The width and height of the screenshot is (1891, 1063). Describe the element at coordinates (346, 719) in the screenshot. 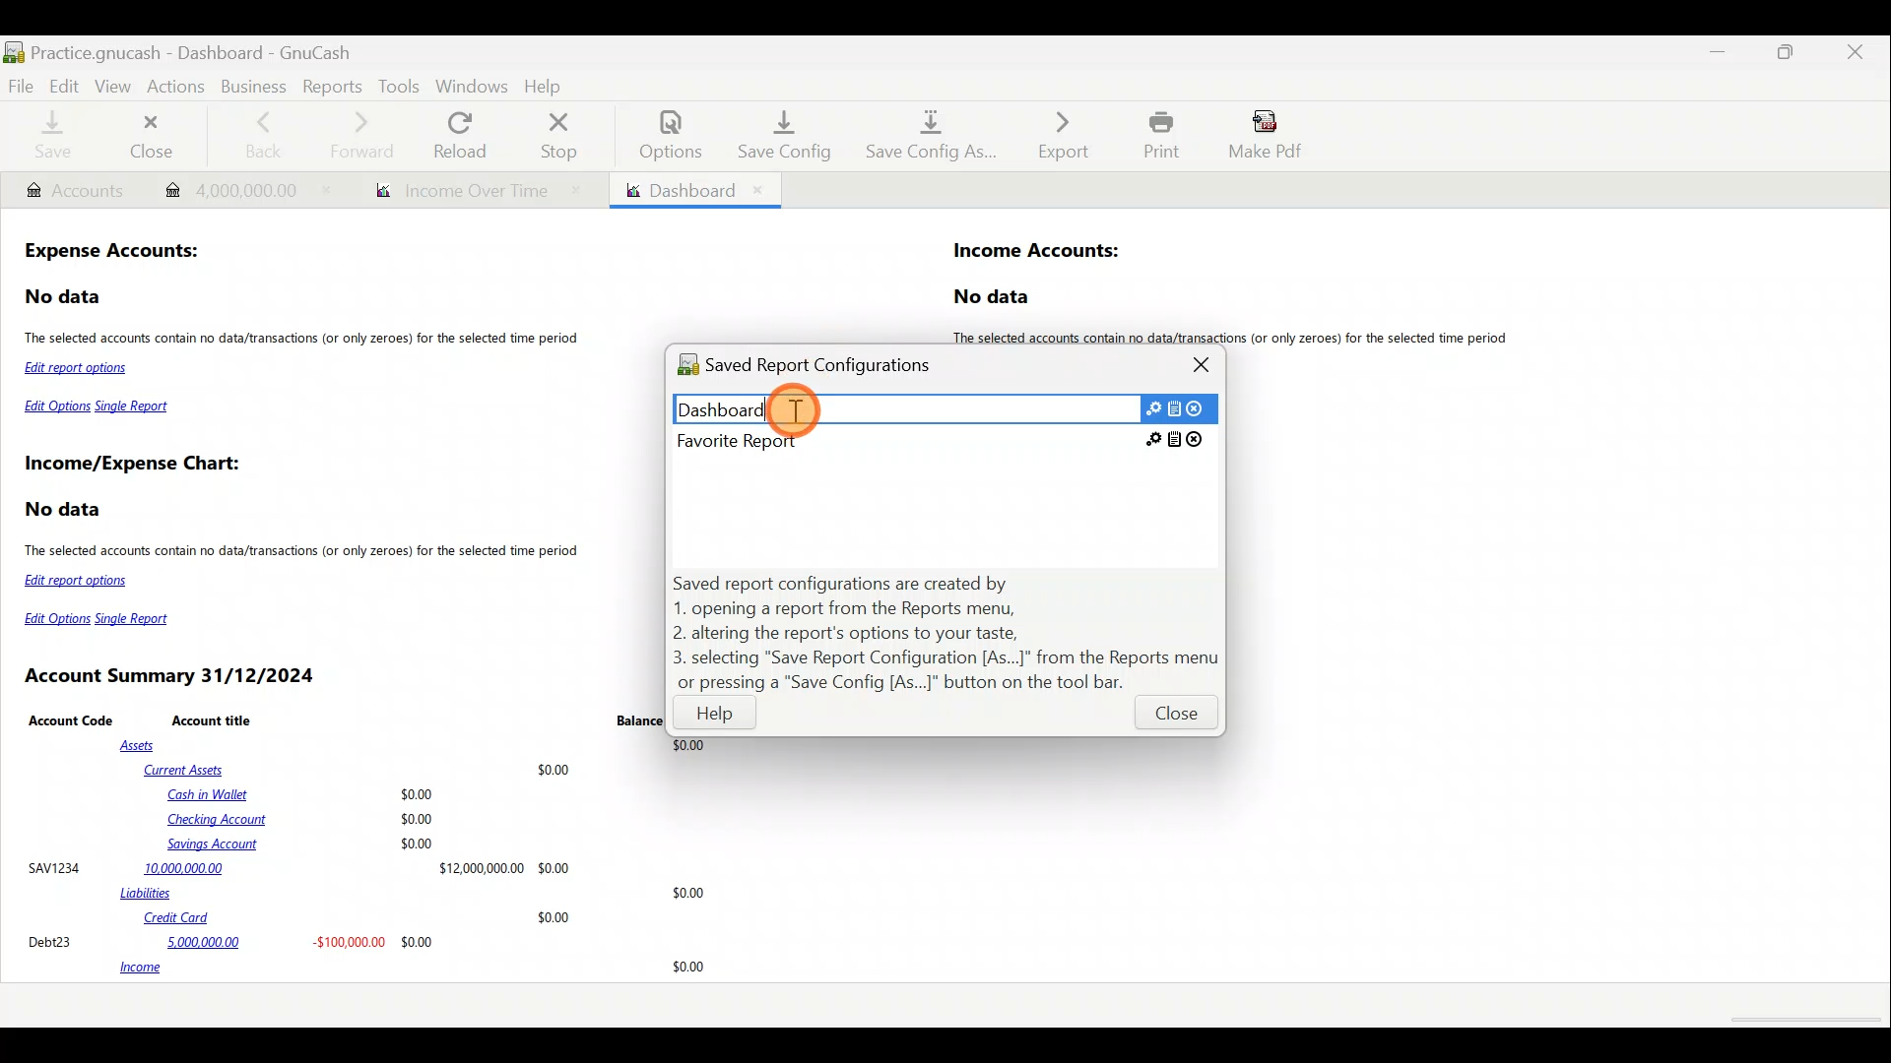

I see `Account Code Account title Balance` at that location.